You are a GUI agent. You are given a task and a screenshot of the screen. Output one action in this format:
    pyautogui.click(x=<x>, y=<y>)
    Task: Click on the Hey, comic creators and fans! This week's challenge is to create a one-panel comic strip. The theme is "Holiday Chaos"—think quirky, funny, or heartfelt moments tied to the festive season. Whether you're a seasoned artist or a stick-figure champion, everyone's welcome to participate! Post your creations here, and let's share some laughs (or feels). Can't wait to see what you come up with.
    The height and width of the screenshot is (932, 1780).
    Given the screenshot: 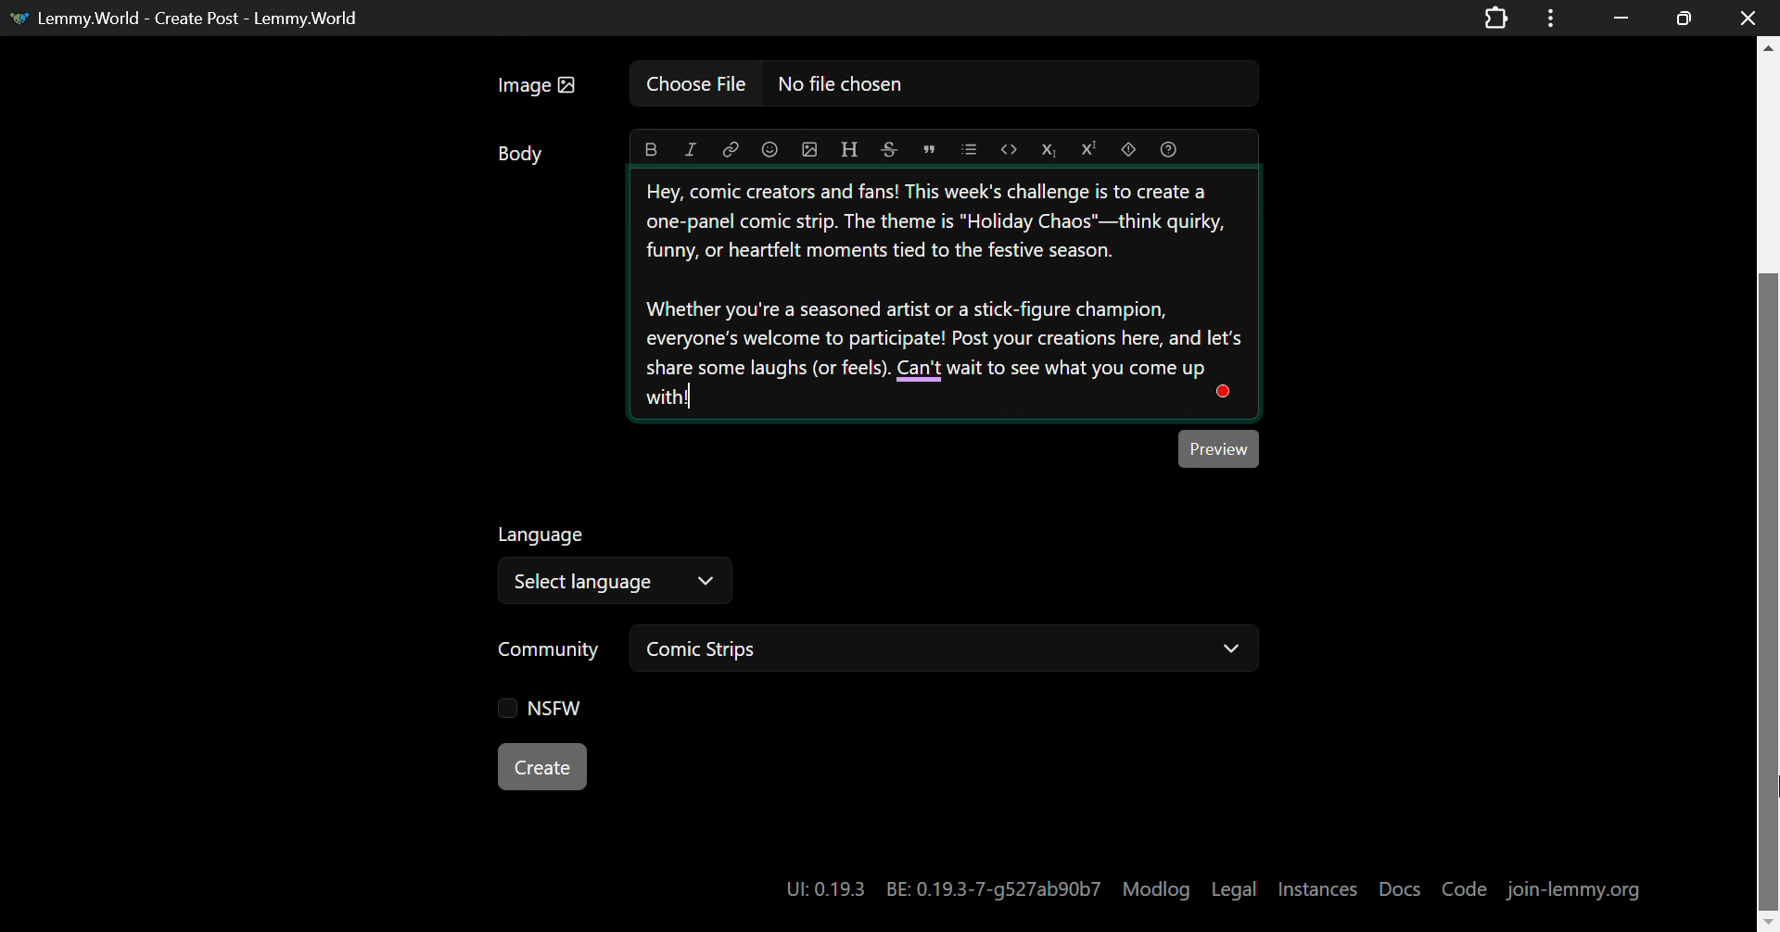 What is the action you would take?
    pyautogui.click(x=945, y=296)
    